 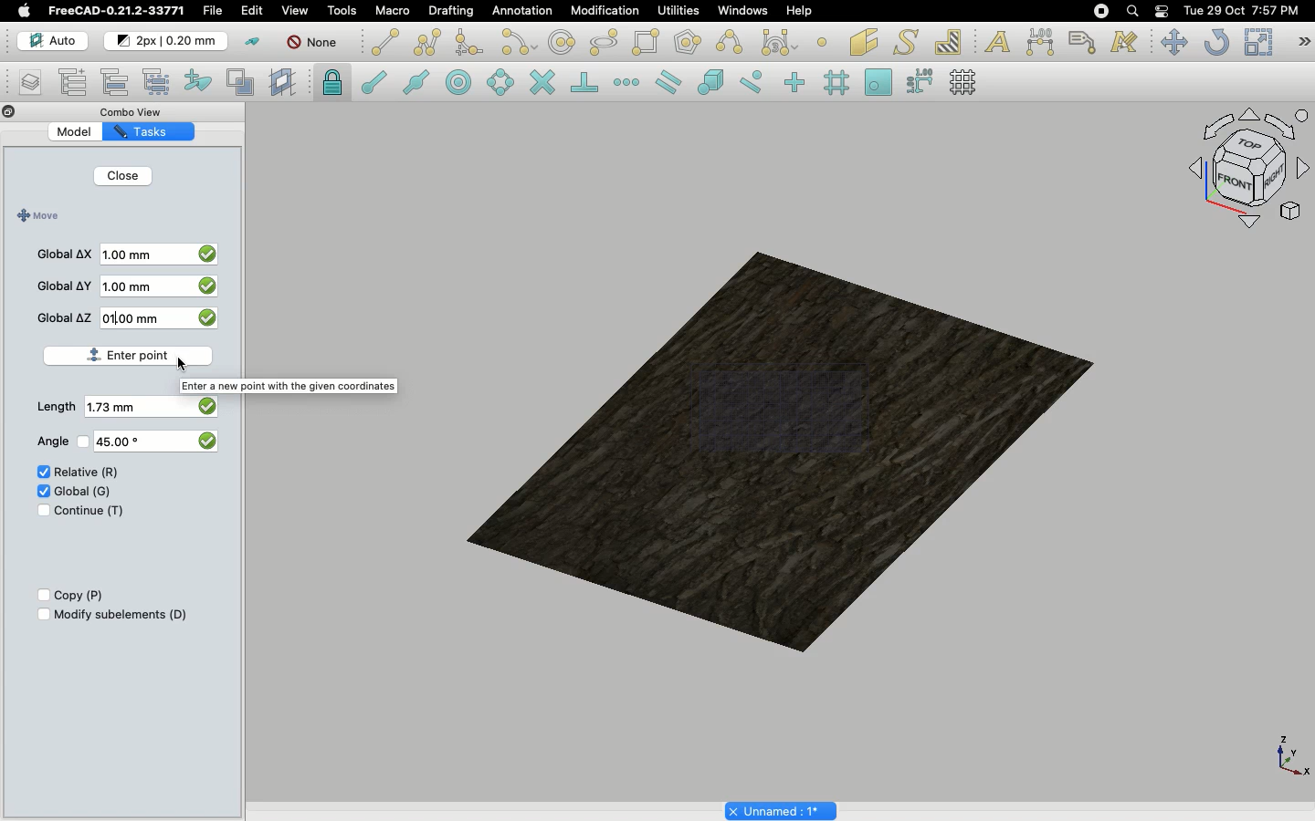 What do you see at coordinates (374, 85) in the screenshot?
I see `Snap endpoint` at bounding box center [374, 85].